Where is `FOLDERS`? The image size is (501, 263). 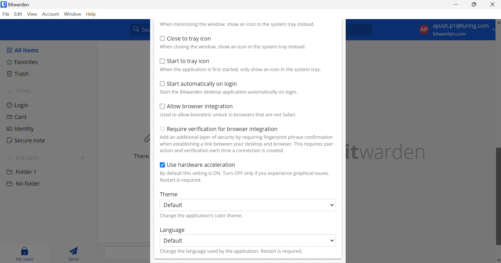
FOLDERS is located at coordinates (29, 157).